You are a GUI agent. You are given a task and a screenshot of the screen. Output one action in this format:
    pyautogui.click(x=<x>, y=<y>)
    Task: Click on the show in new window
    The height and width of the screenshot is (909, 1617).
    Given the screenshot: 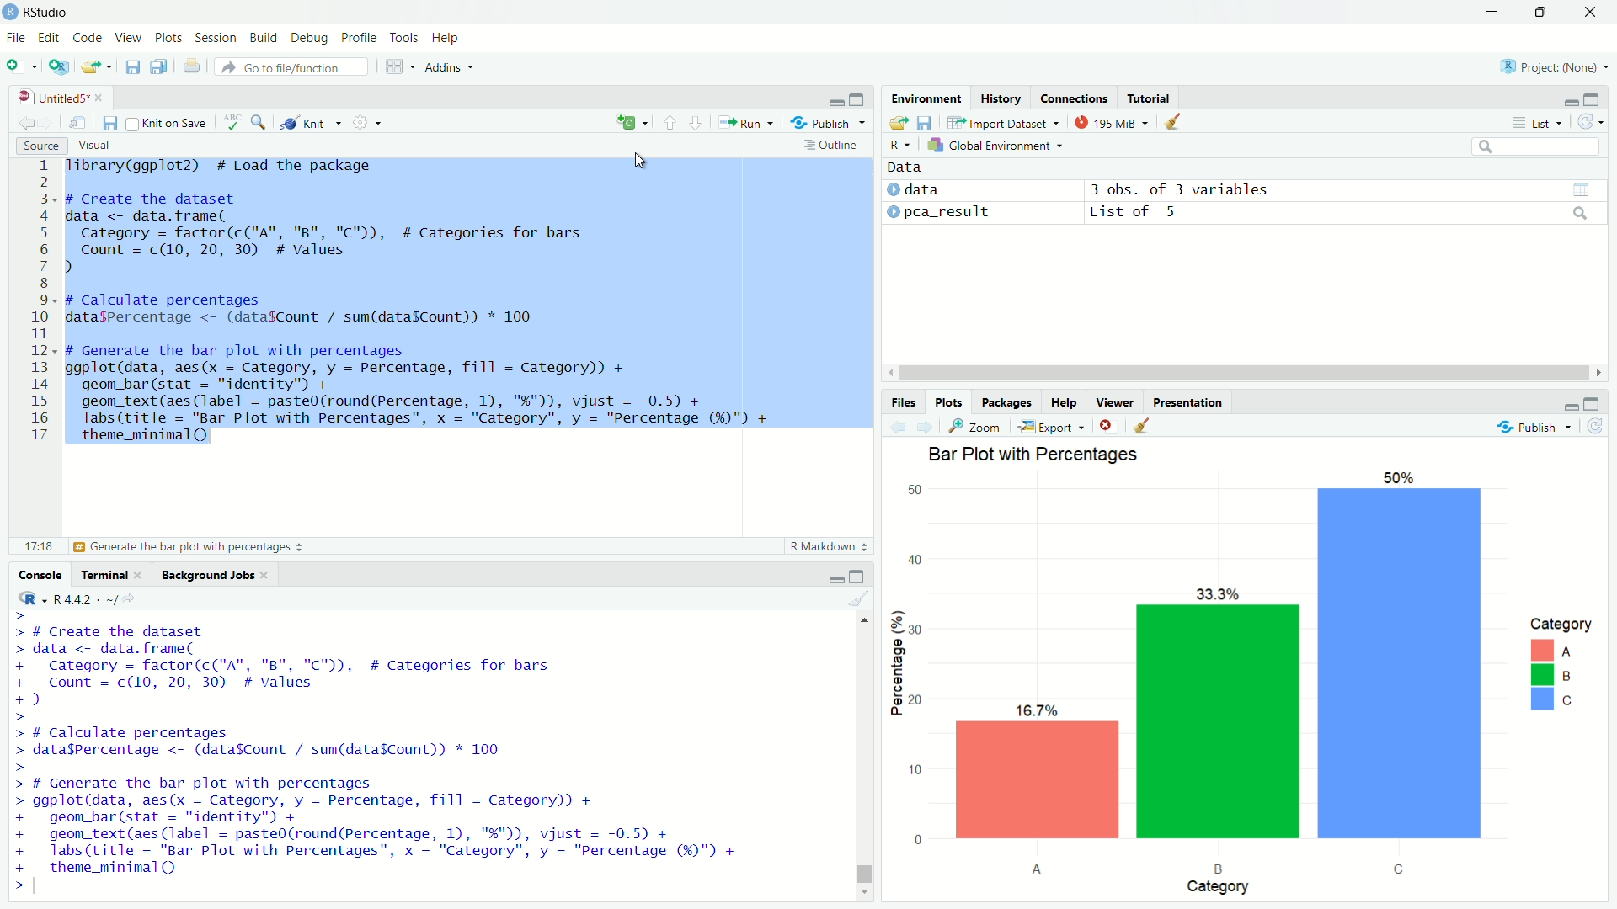 What is the action you would take?
    pyautogui.click(x=79, y=123)
    